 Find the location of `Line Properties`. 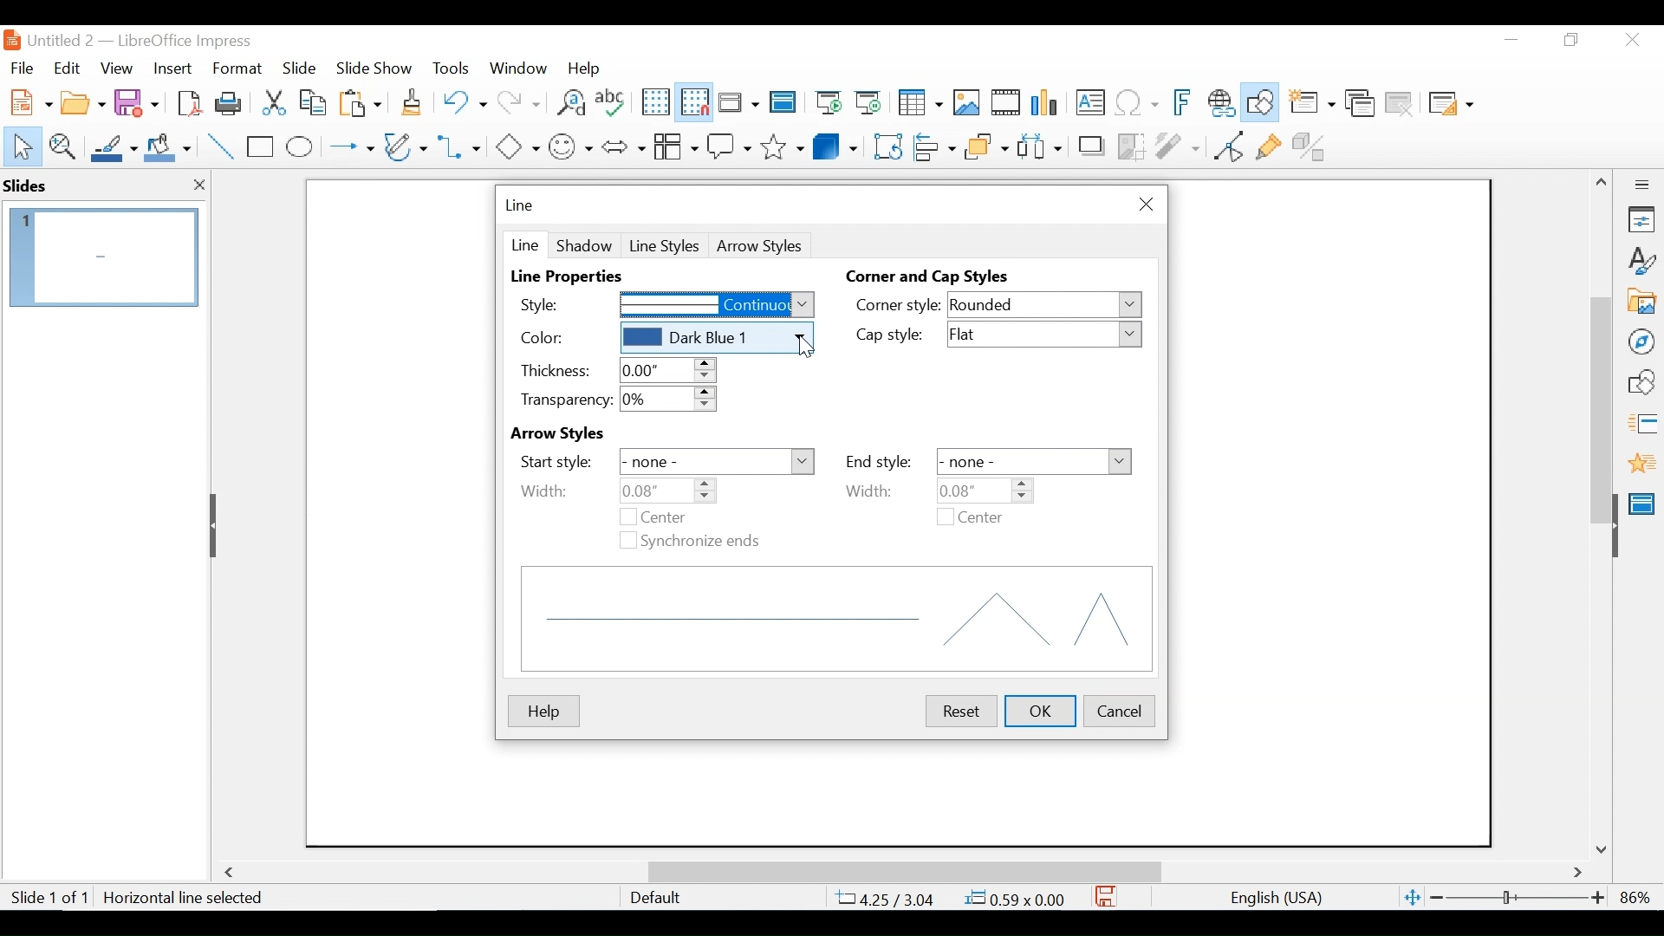

Line Properties is located at coordinates (574, 277).